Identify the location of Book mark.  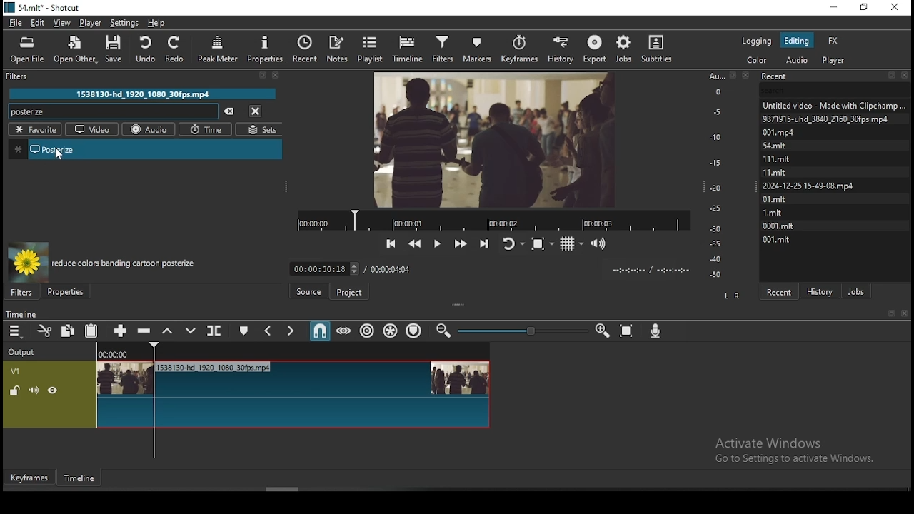
(889, 313).